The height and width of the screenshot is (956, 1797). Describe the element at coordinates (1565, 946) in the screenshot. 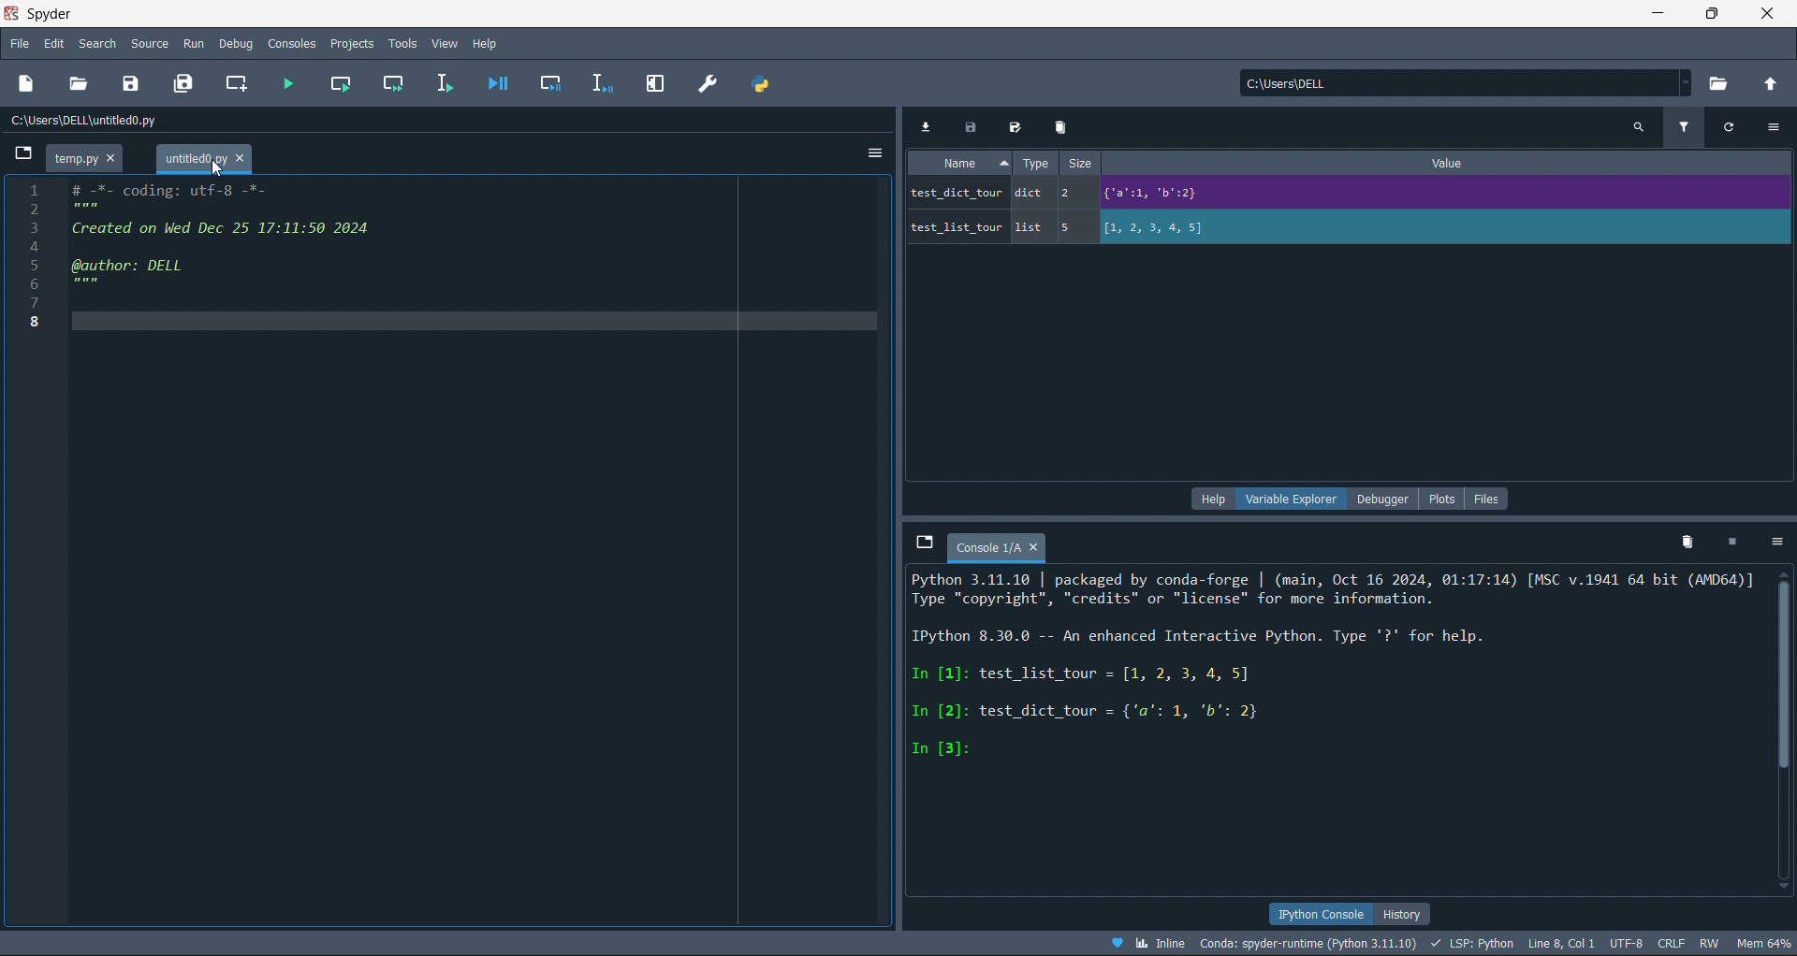

I see `Line 8, col 1` at that location.